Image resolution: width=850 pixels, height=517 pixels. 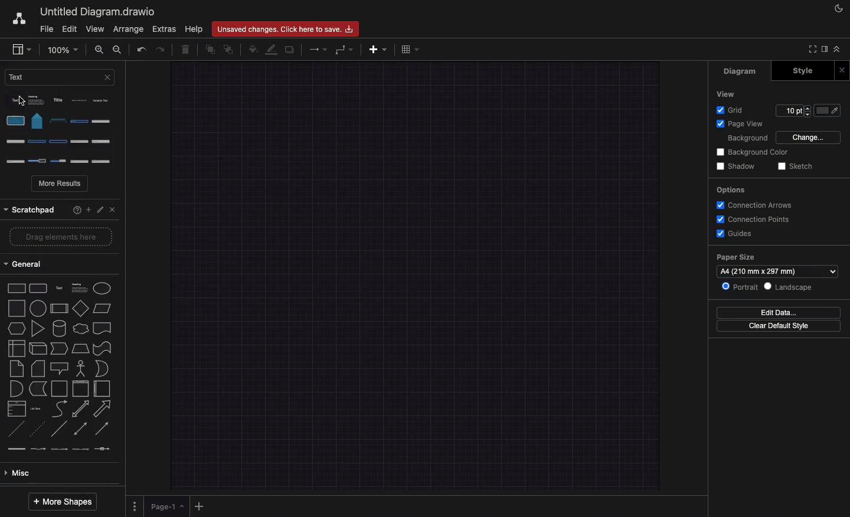 What do you see at coordinates (134, 505) in the screenshot?
I see `Options` at bounding box center [134, 505].